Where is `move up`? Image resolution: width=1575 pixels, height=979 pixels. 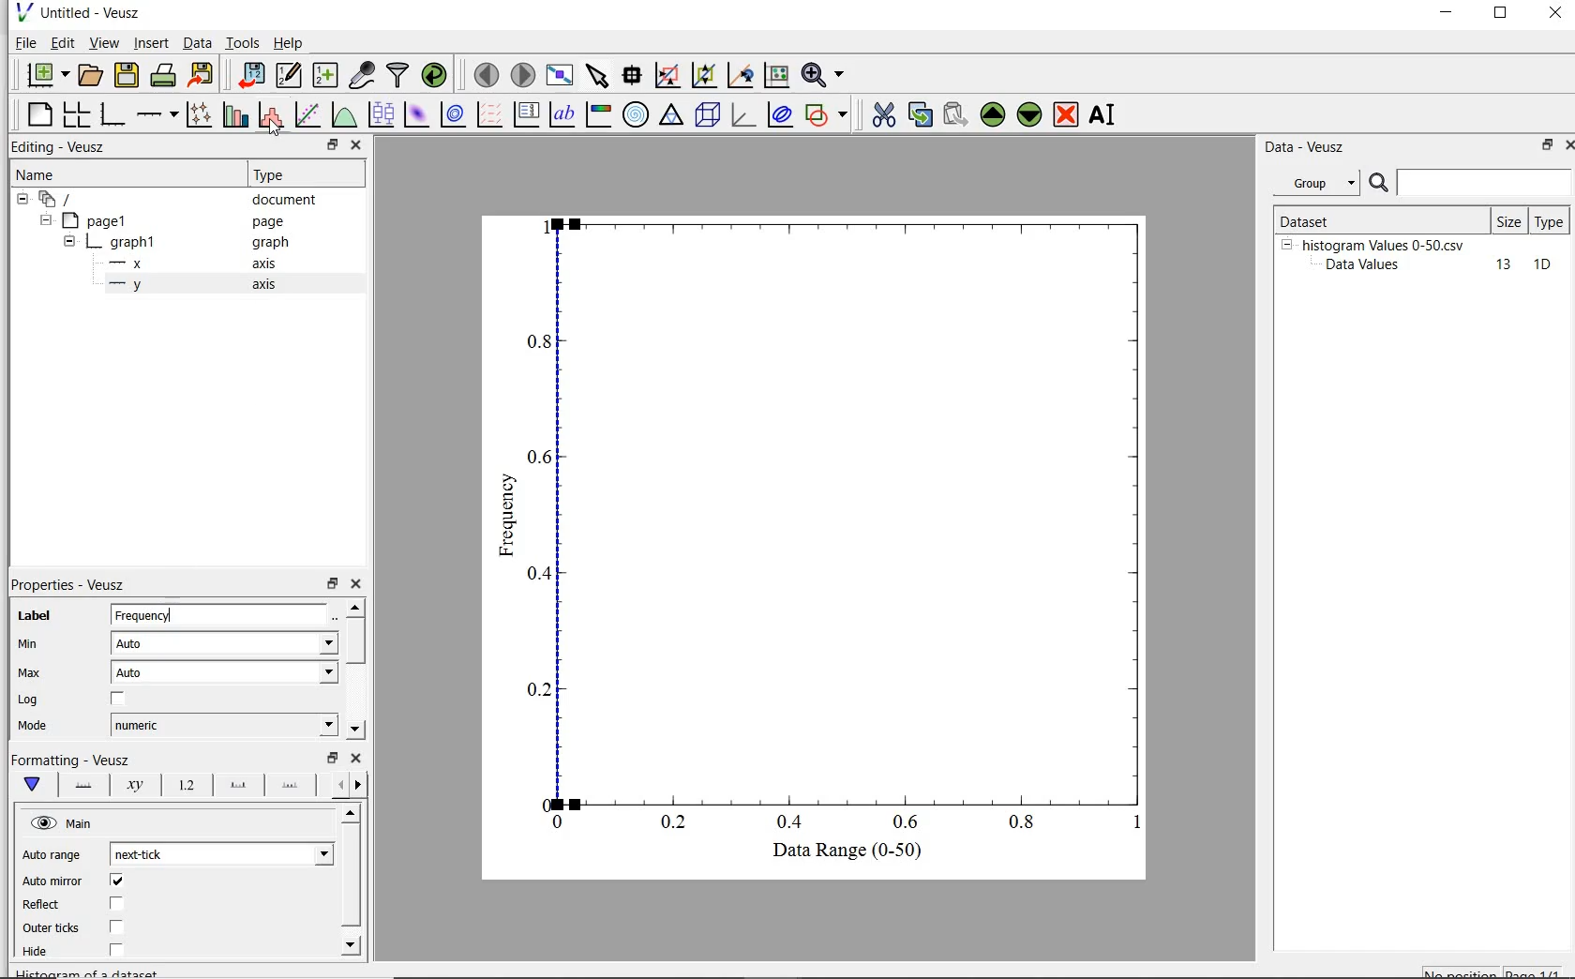 move up is located at coordinates (352, 812).